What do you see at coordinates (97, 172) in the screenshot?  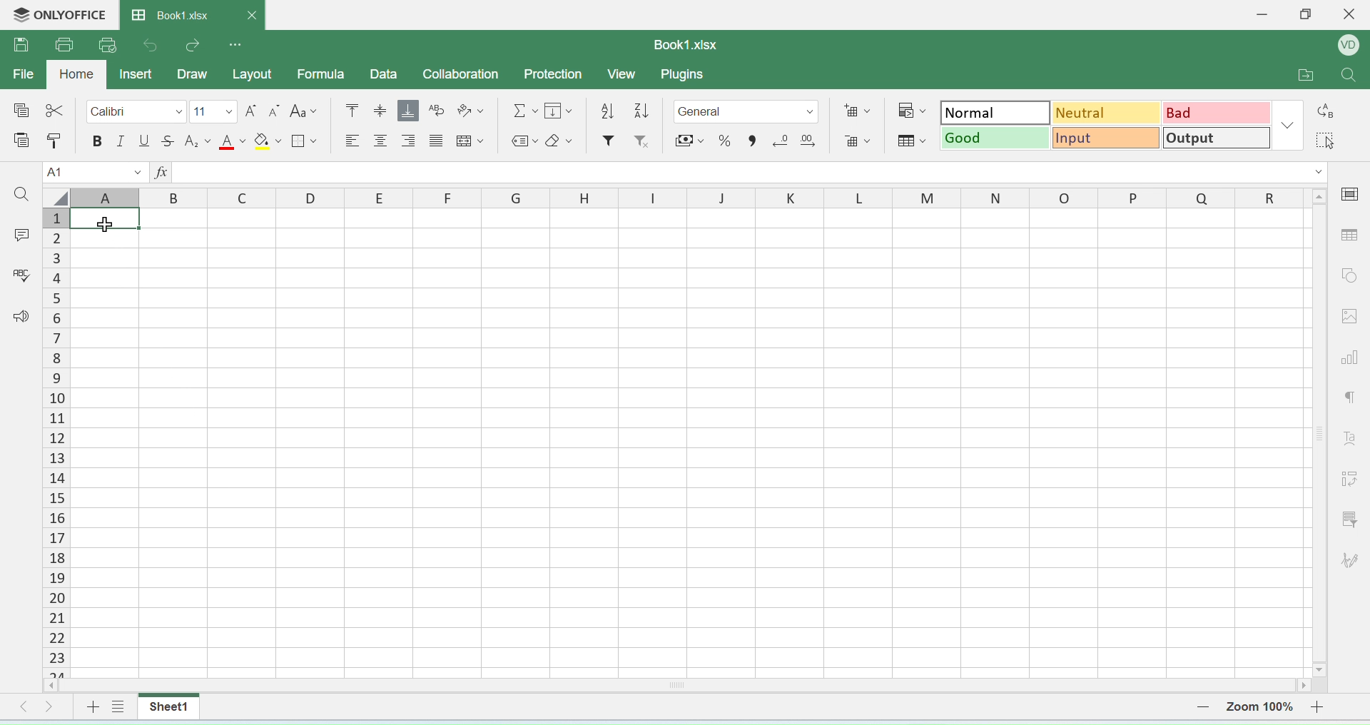 I see `cell name` at bounding box center [97, 172].